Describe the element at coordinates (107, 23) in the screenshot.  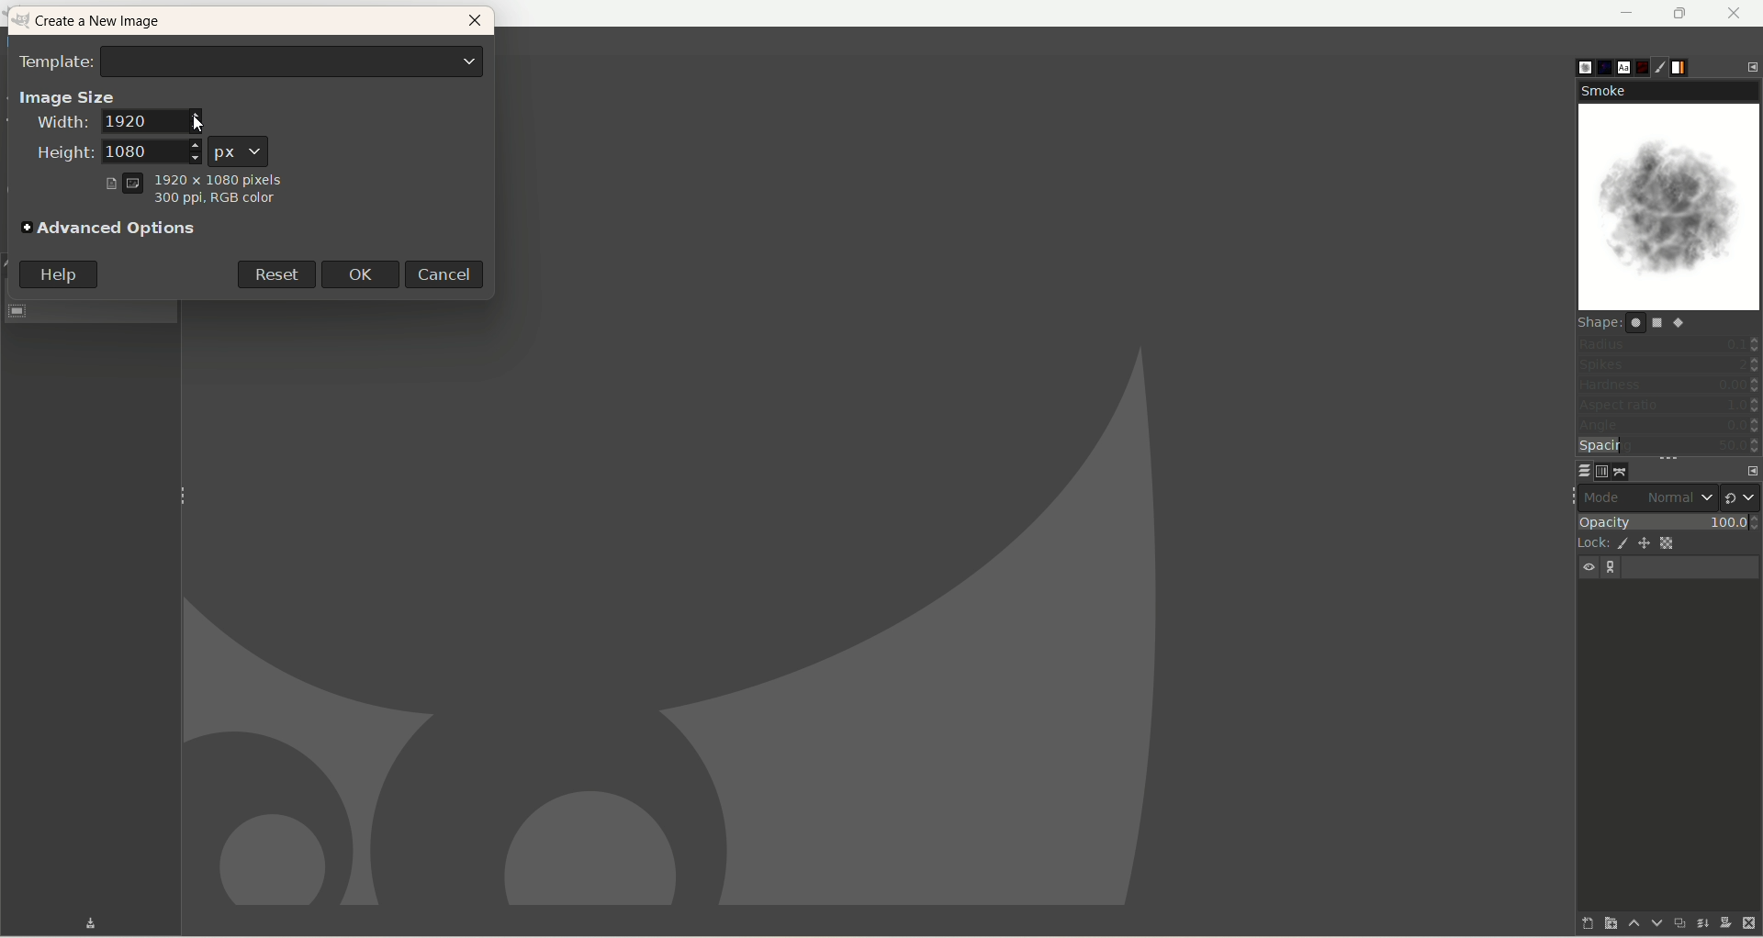
I see `create a new image` at that location.